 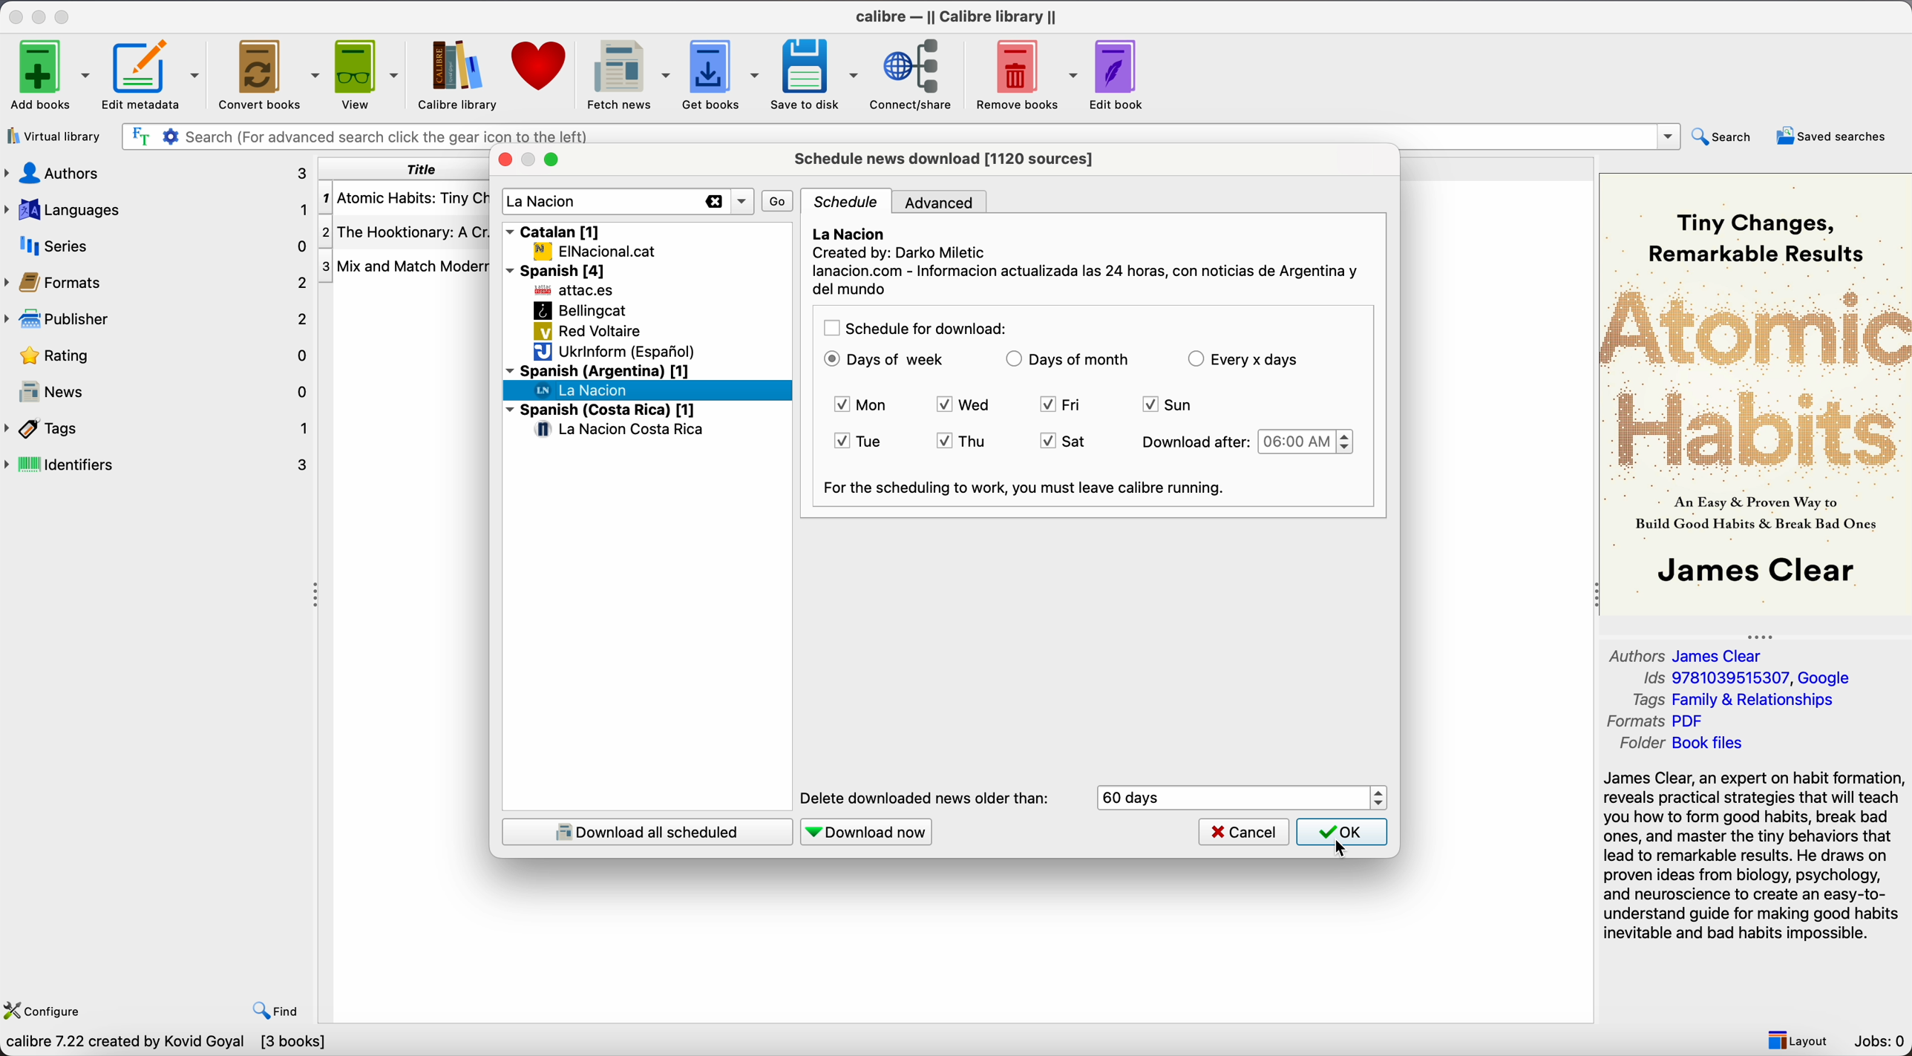 I want to click on advanced, so click(x=945, y=201).